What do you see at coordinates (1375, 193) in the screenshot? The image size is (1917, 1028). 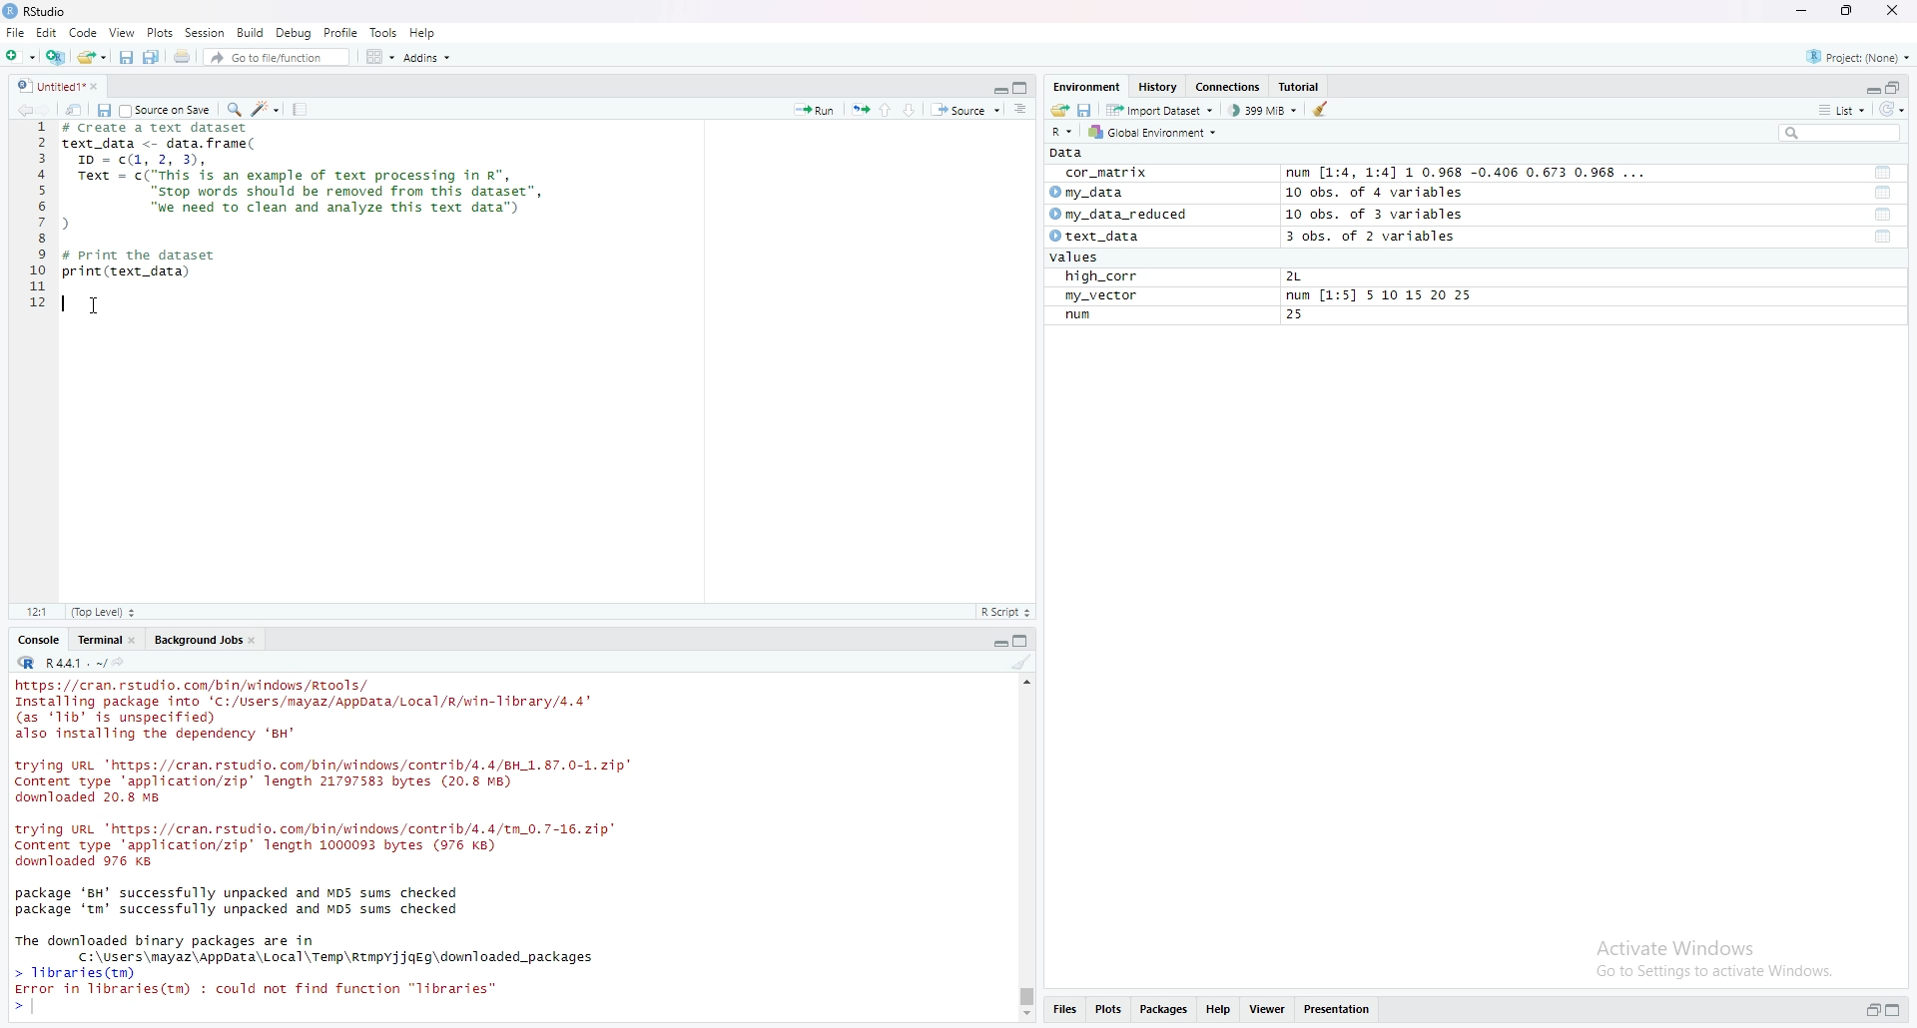 I see `10 obs. of 4 variables` at bounding box center [1375, 193].